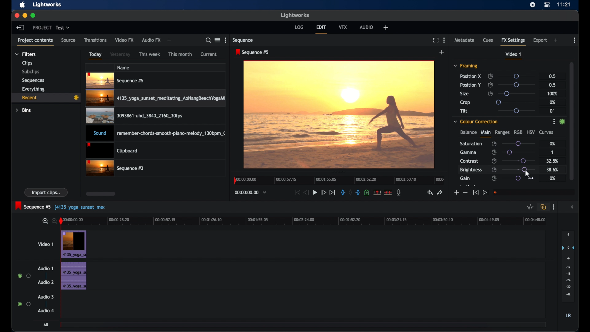  What do you see at coordinates (101, 194) in the screenshot?
I see `scroll box` at bounding box center [101, 194].